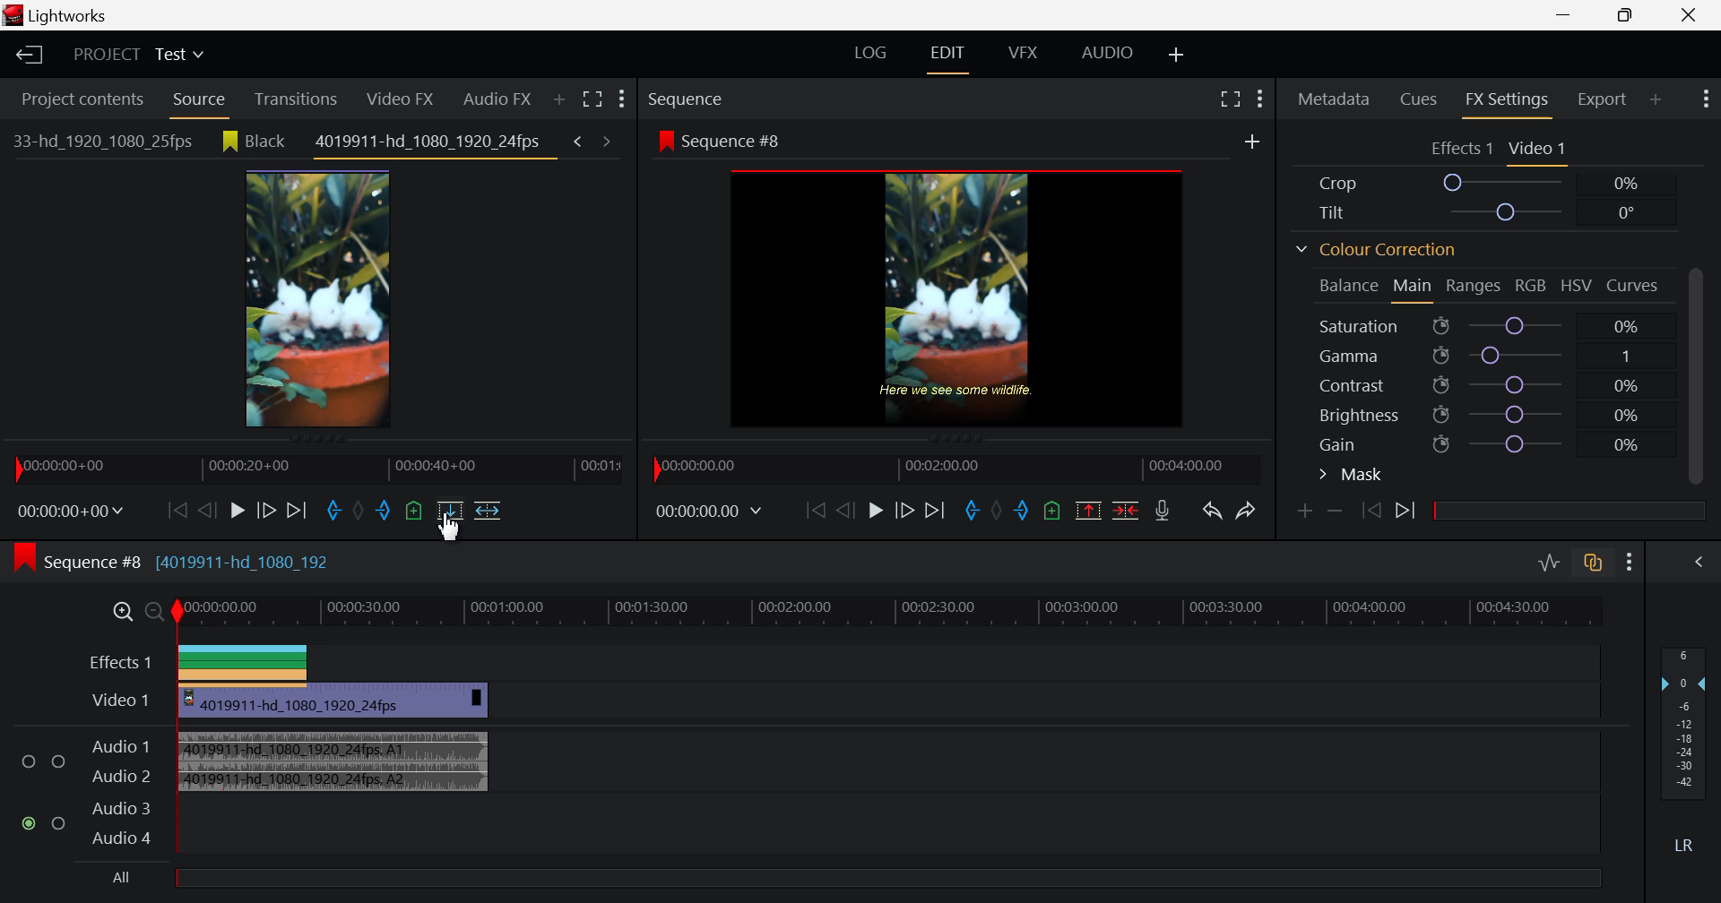  Describe the element at coordinates (1090, 510) in the screenshot. I see `Remove marked section` at that location.